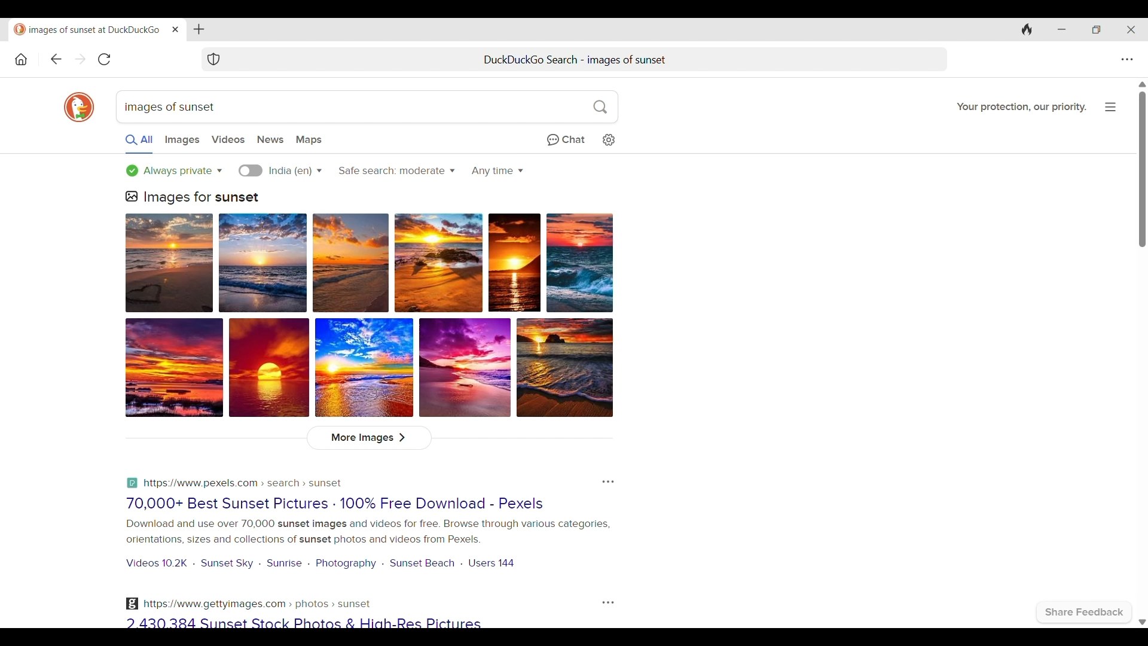  I want to click on Safe search options, so click(397, 171).